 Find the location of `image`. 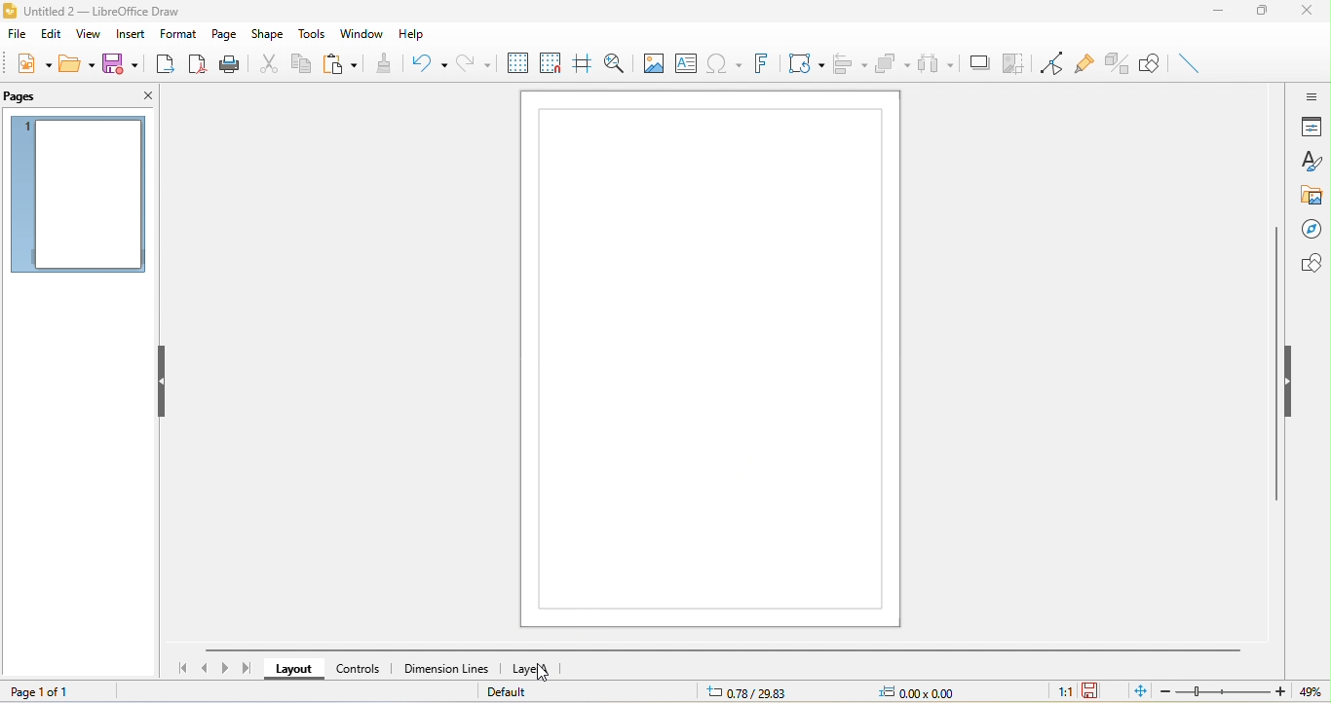

image is located at coordinates (653, 64).